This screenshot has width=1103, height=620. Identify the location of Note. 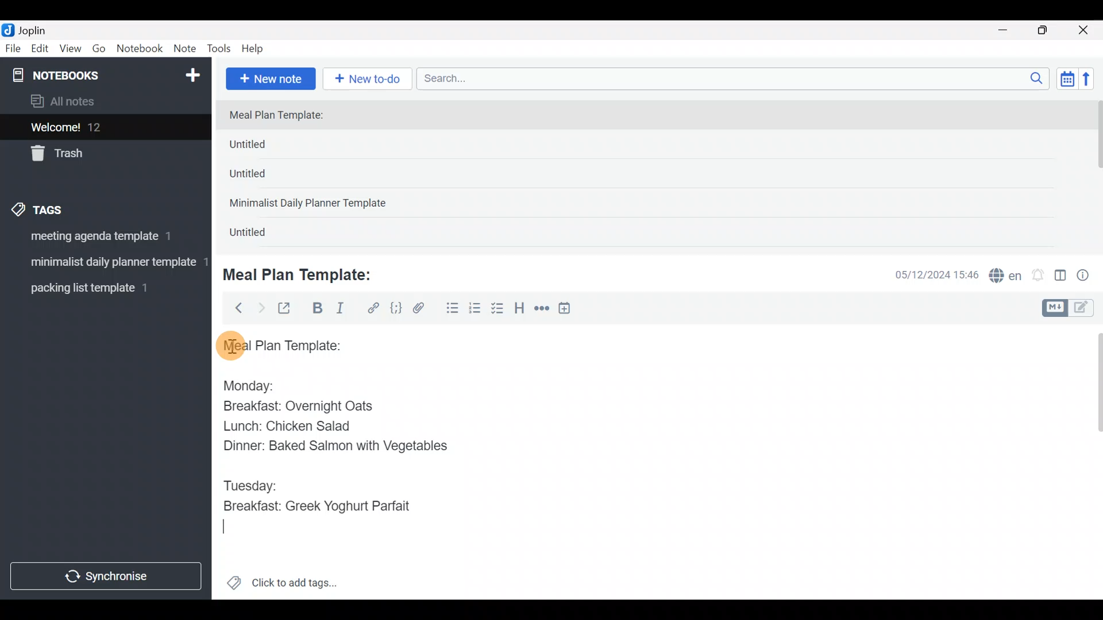
(187, 49).